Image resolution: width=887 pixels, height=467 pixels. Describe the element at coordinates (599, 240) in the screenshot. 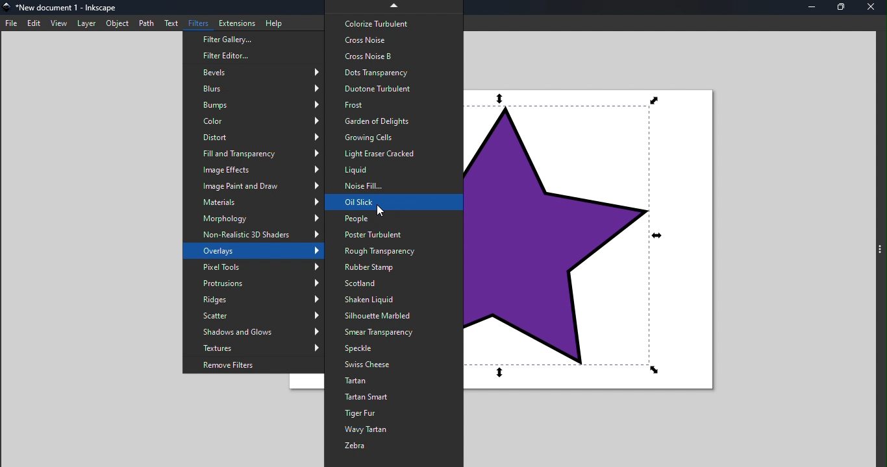

I see `Canvas` at that location.